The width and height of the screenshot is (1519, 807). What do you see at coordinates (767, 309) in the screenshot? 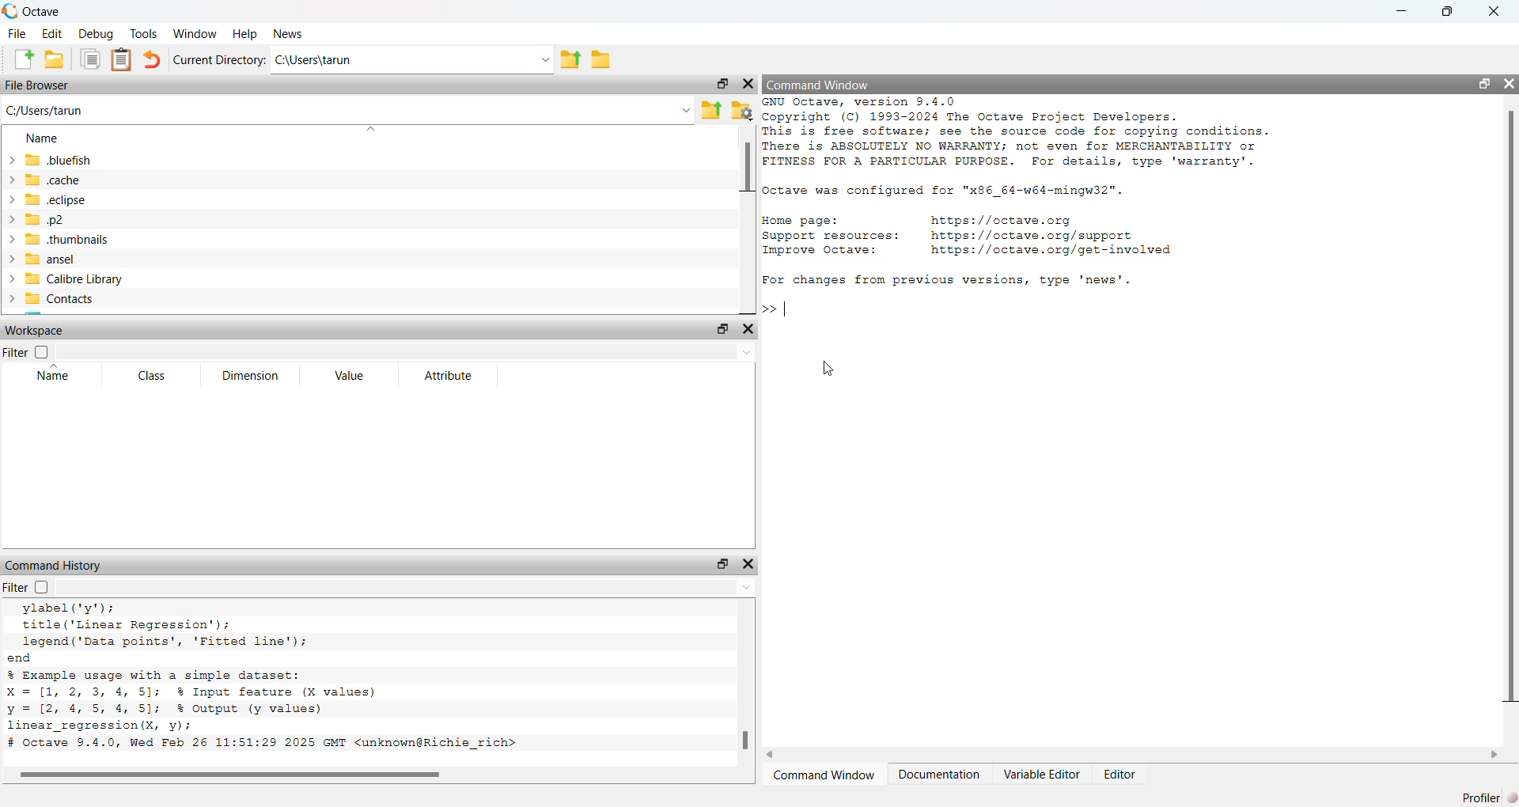
I see `prompt cursor` at bounding box center [767, 309].